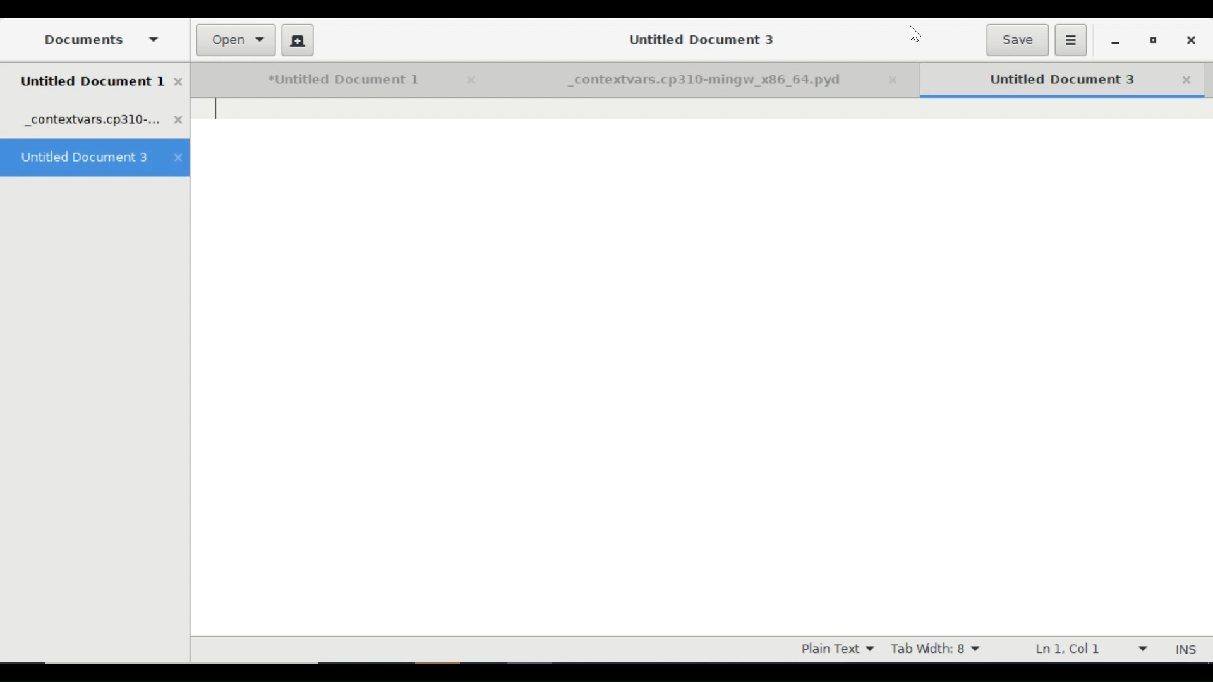 The width and height of the screenshot is (1213, 682). What do you see at coordinates (102, 83) in the screenshot?
I see `Untitled Document 1 tab` at bounding box center [102, 83].